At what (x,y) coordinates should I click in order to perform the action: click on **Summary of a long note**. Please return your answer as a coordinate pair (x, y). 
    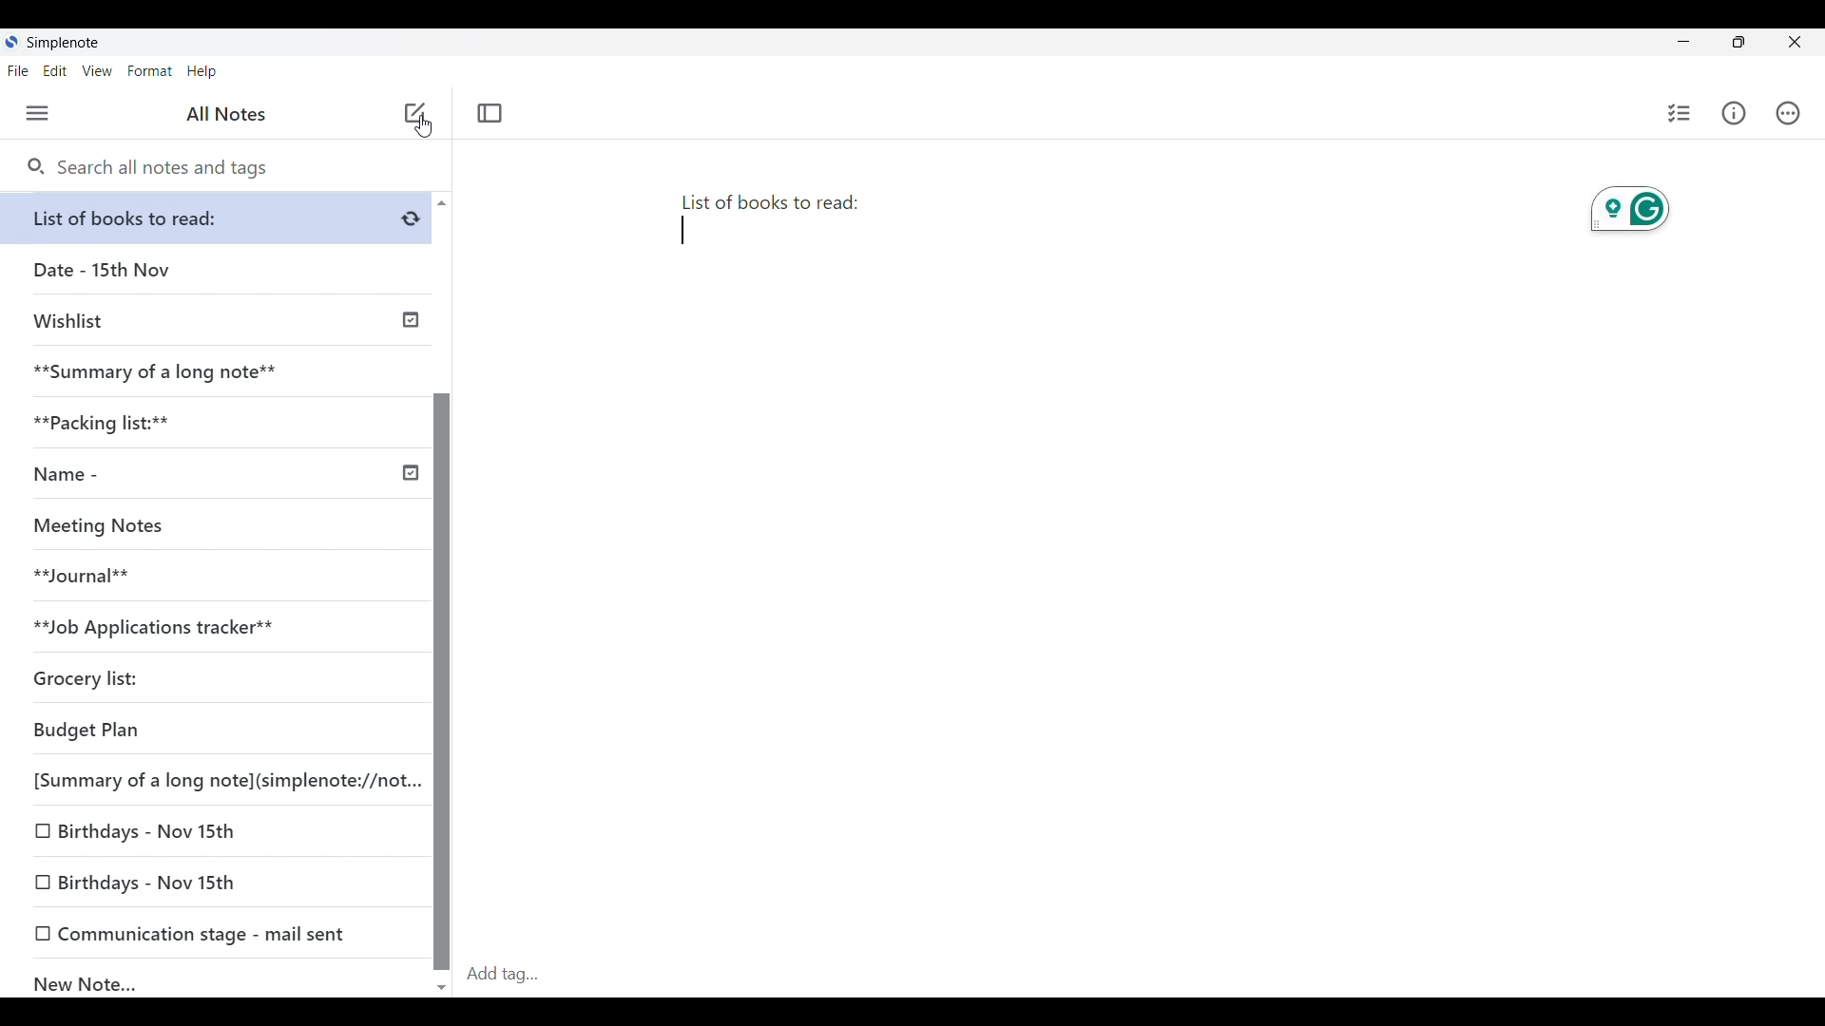
    Looking at the image, I should click on (216, 371).